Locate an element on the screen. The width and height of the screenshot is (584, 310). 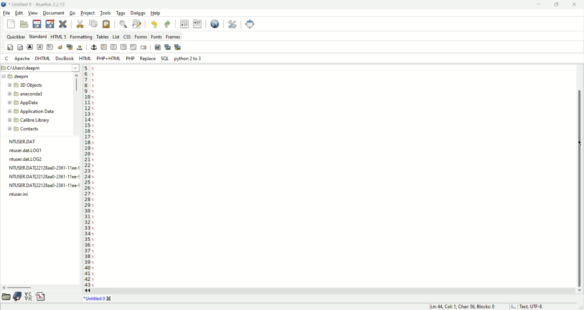
find and replace is located at coordinates (137, 24).